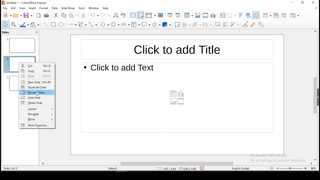 This screenshot has height=180, width=320. Describe the element at coordinates (5, 8) in the screenshot. I see `file` at that location.